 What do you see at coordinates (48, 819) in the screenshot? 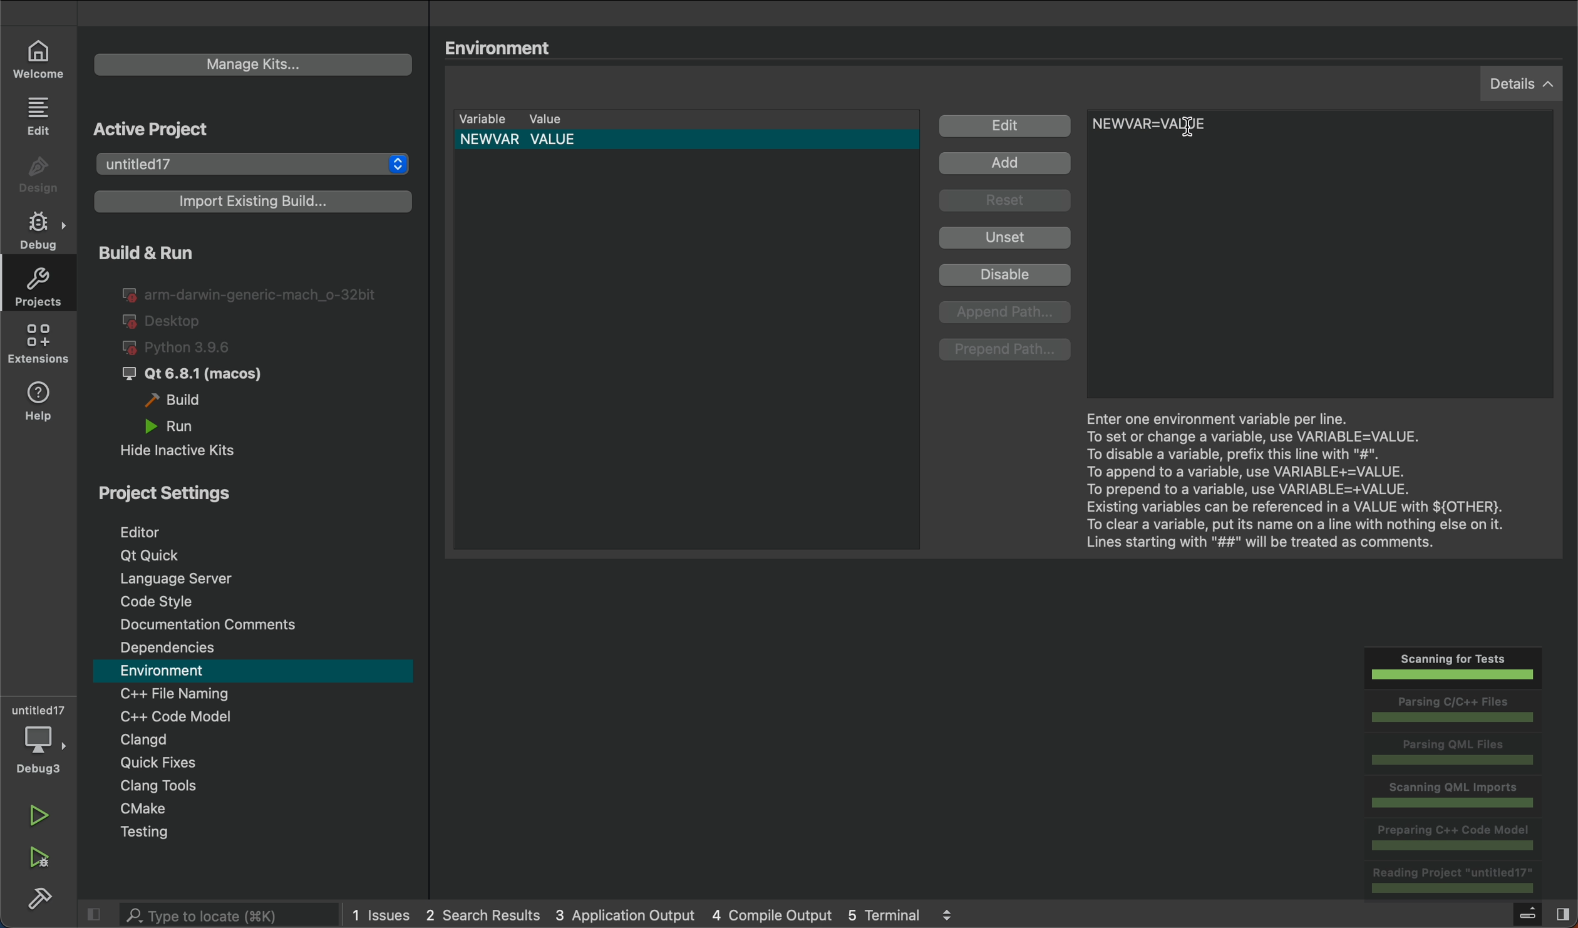
I see `run` at bounding box center [48, 819].